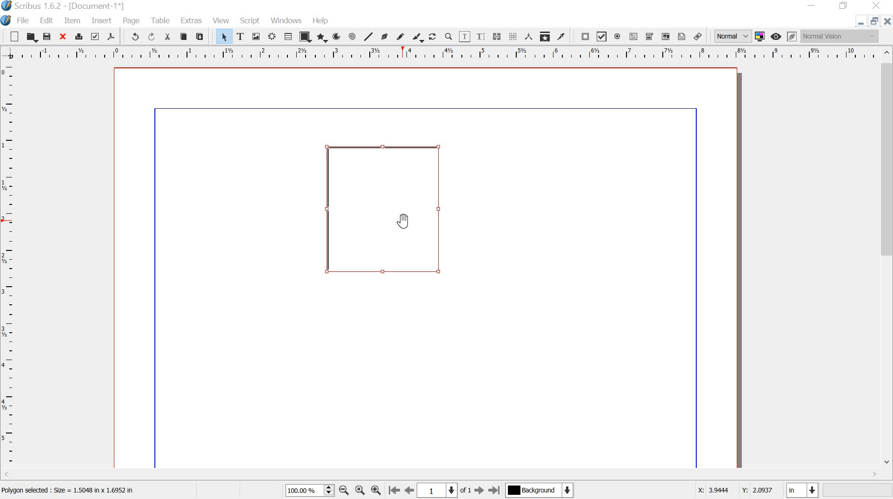 The height and width of the screenshot is (499, 893). I want to click on cursor, so click(405, 219).